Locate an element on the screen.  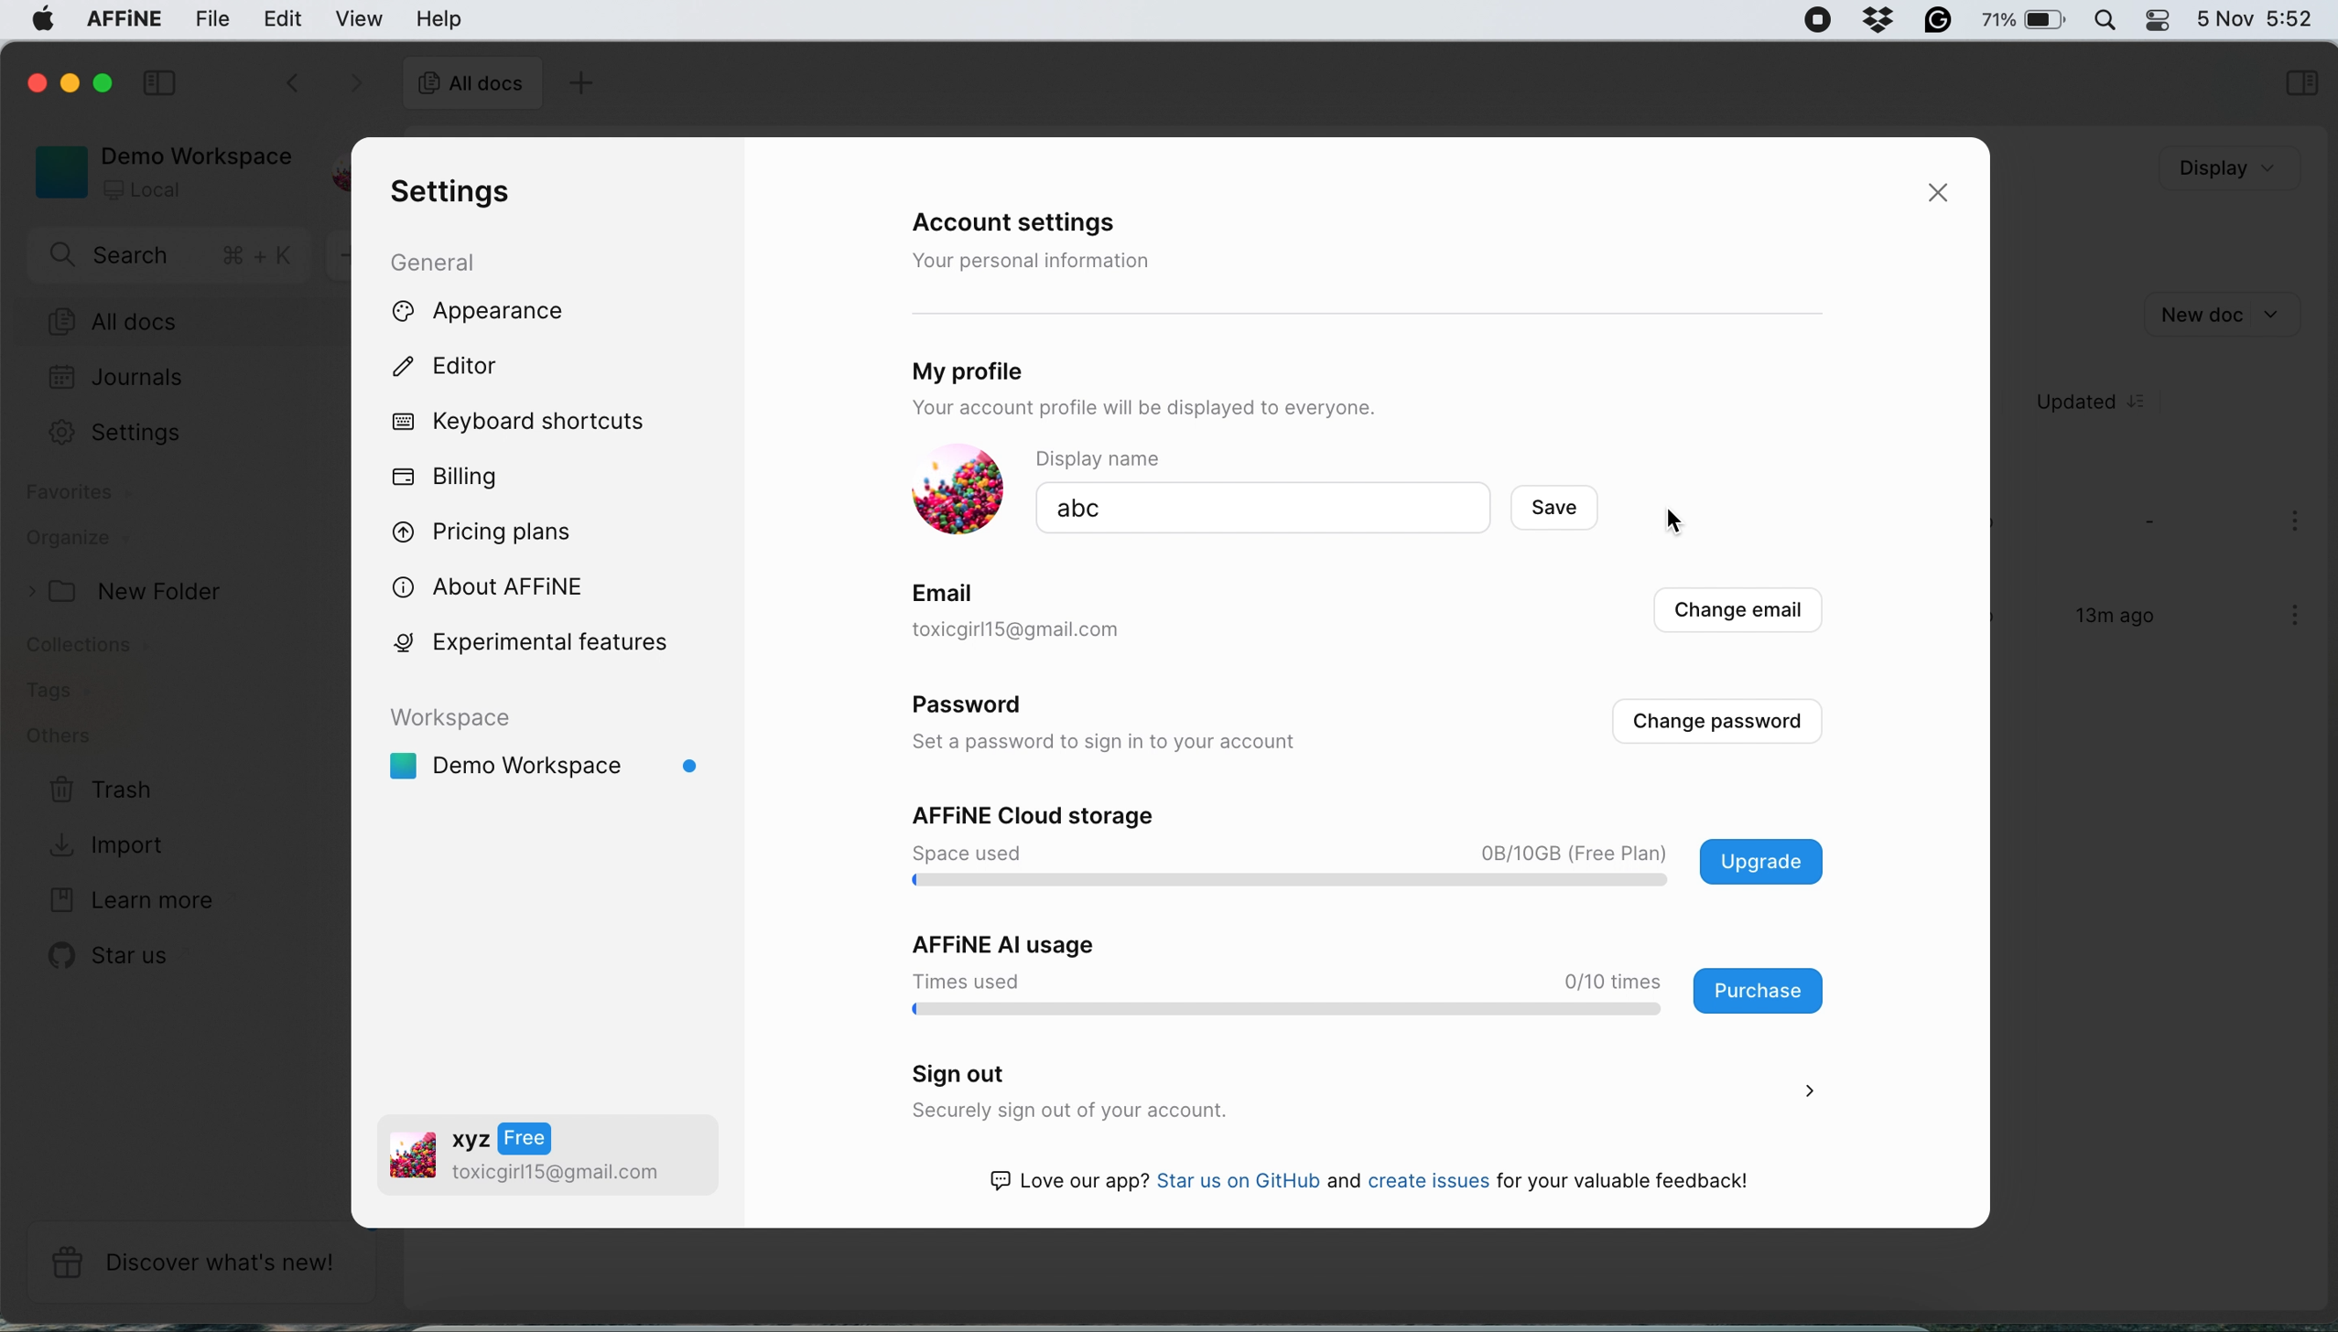
general is located at coordinates (450, 261).